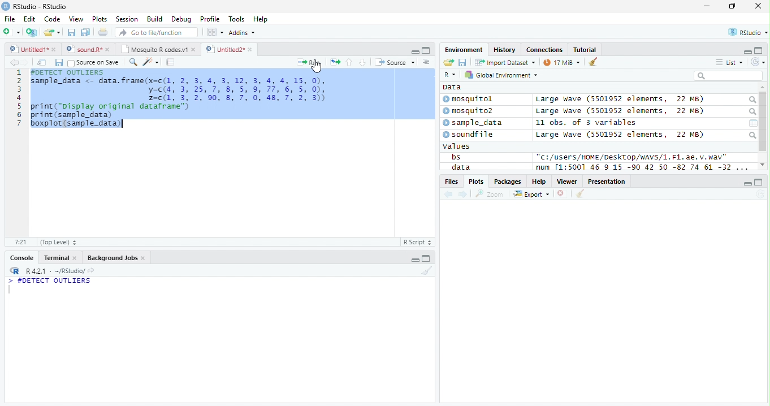 This screenshot has height=406, width=770. Describe the element at coordinates (763, 122) in the screenshot. I see `scroll bar` at that location.